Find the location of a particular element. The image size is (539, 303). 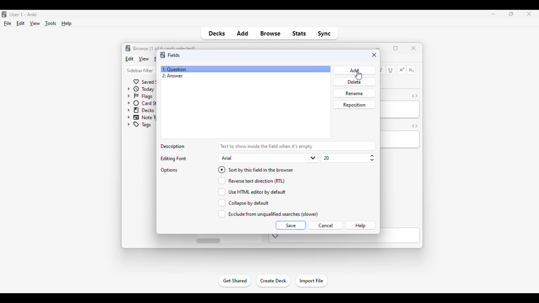

minimize is located at coordinates (378, 48).